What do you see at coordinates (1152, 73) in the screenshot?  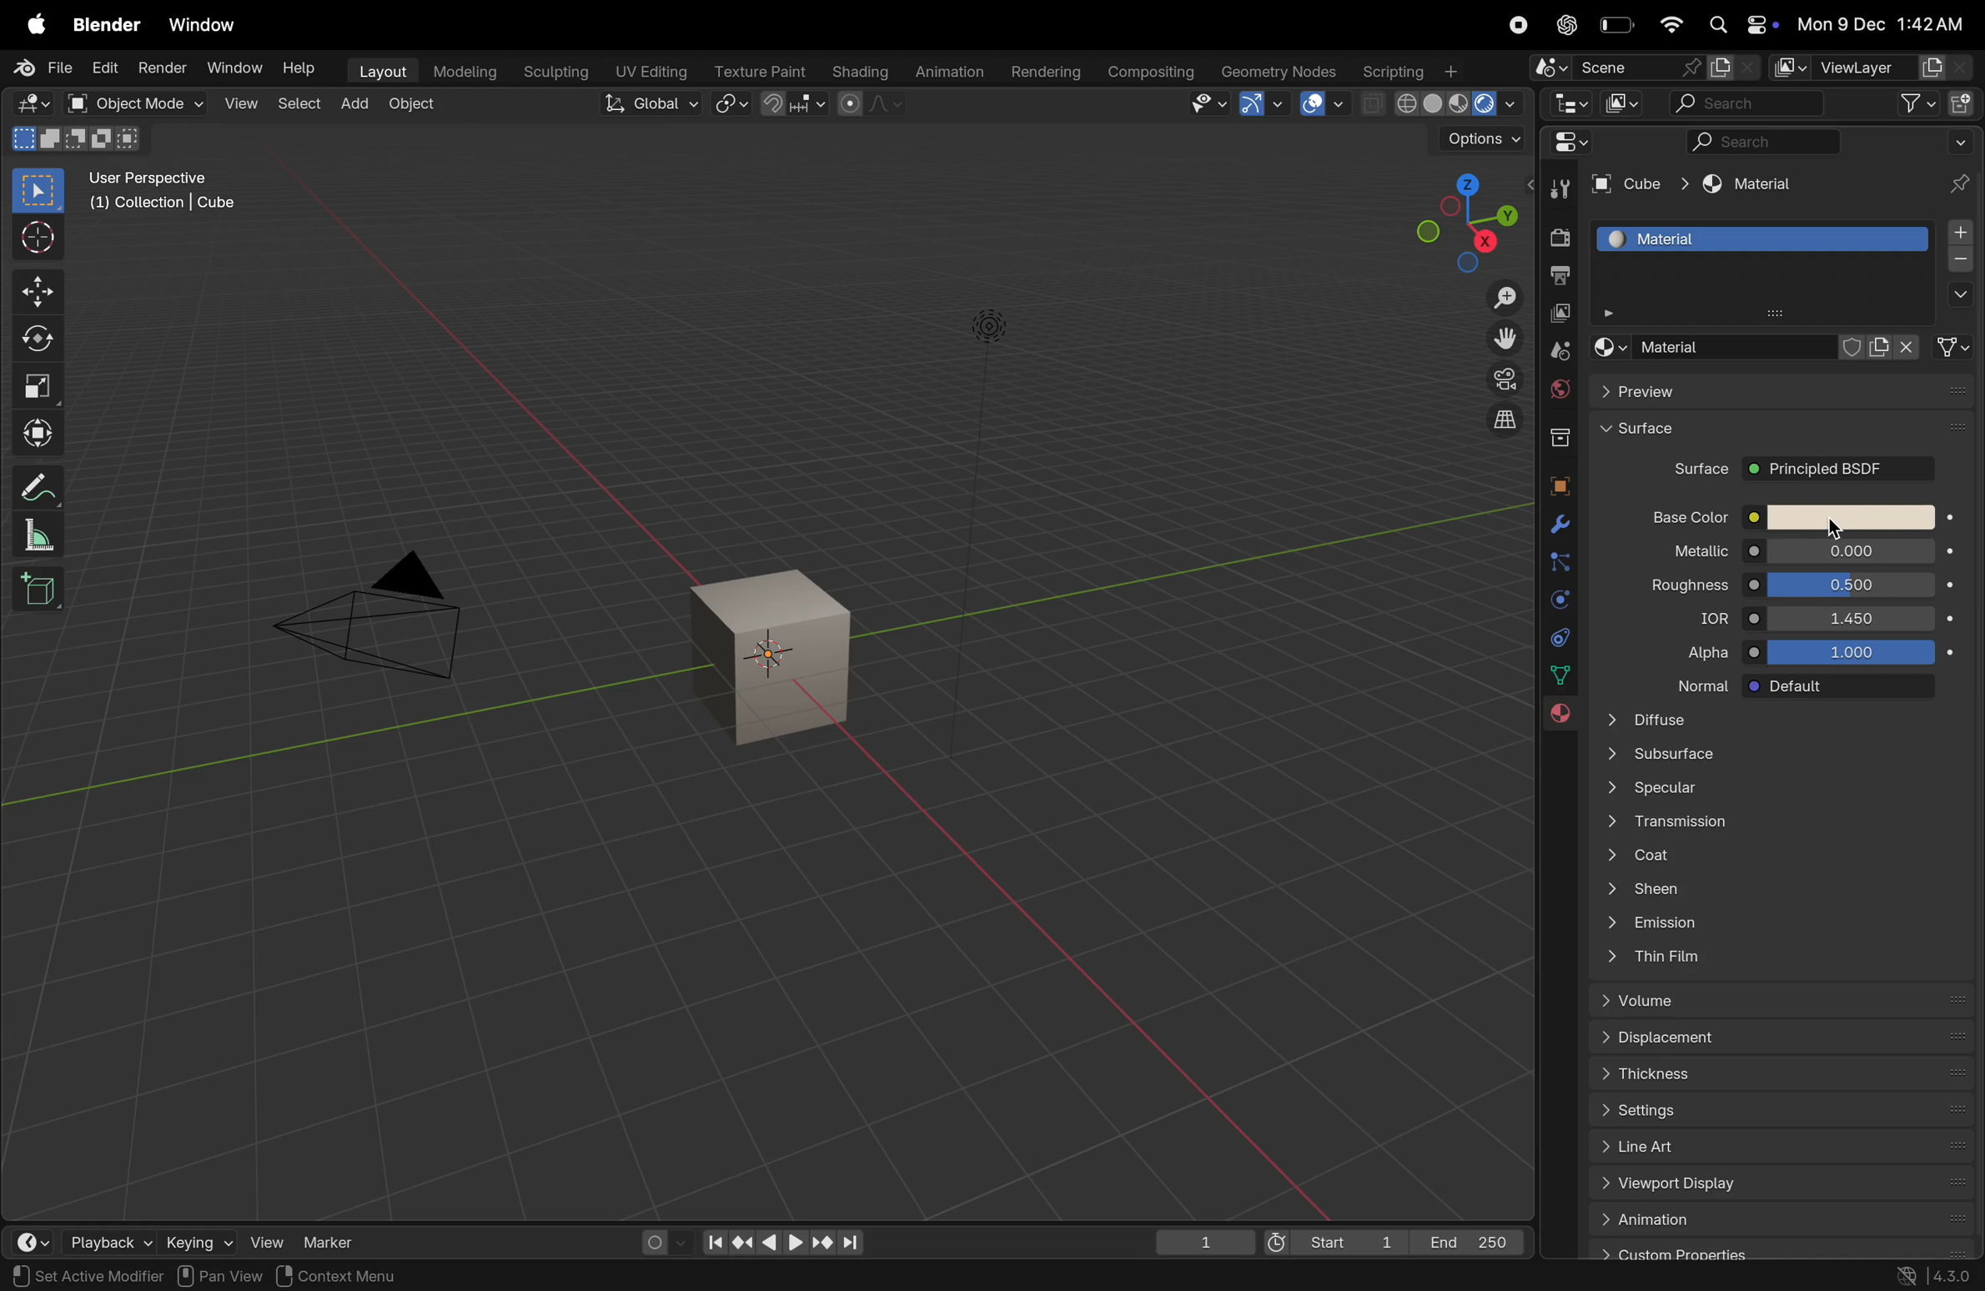 I see `composting` at bounding box center [1152, 73].